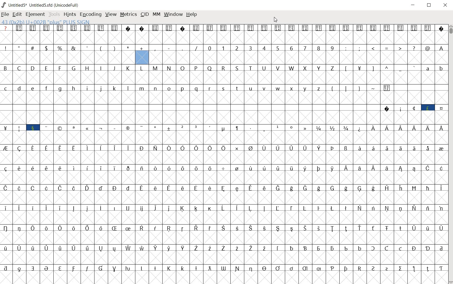 The width and height of the screenshot is (453, 284). I want to click on minimize, so click(414, 5).